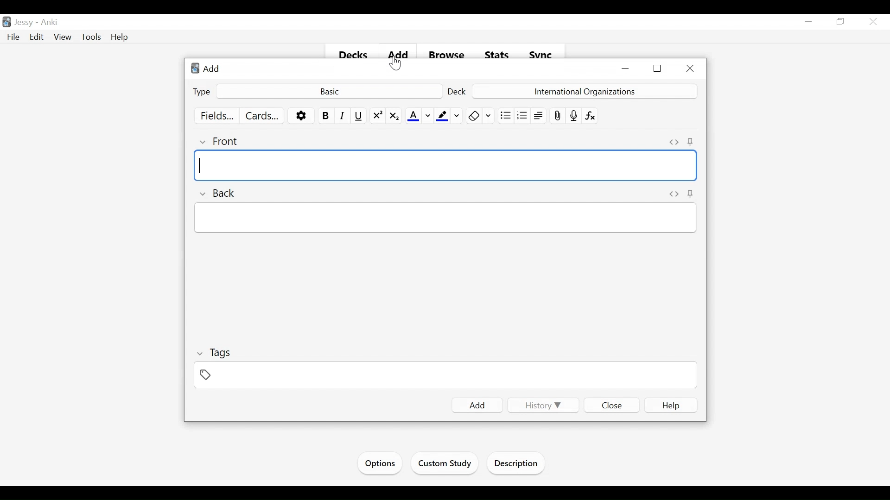 Image resolution: width=890 pixels, height=500 pixels. I want to click on Toggle HTML Editor, so click(674, 193).